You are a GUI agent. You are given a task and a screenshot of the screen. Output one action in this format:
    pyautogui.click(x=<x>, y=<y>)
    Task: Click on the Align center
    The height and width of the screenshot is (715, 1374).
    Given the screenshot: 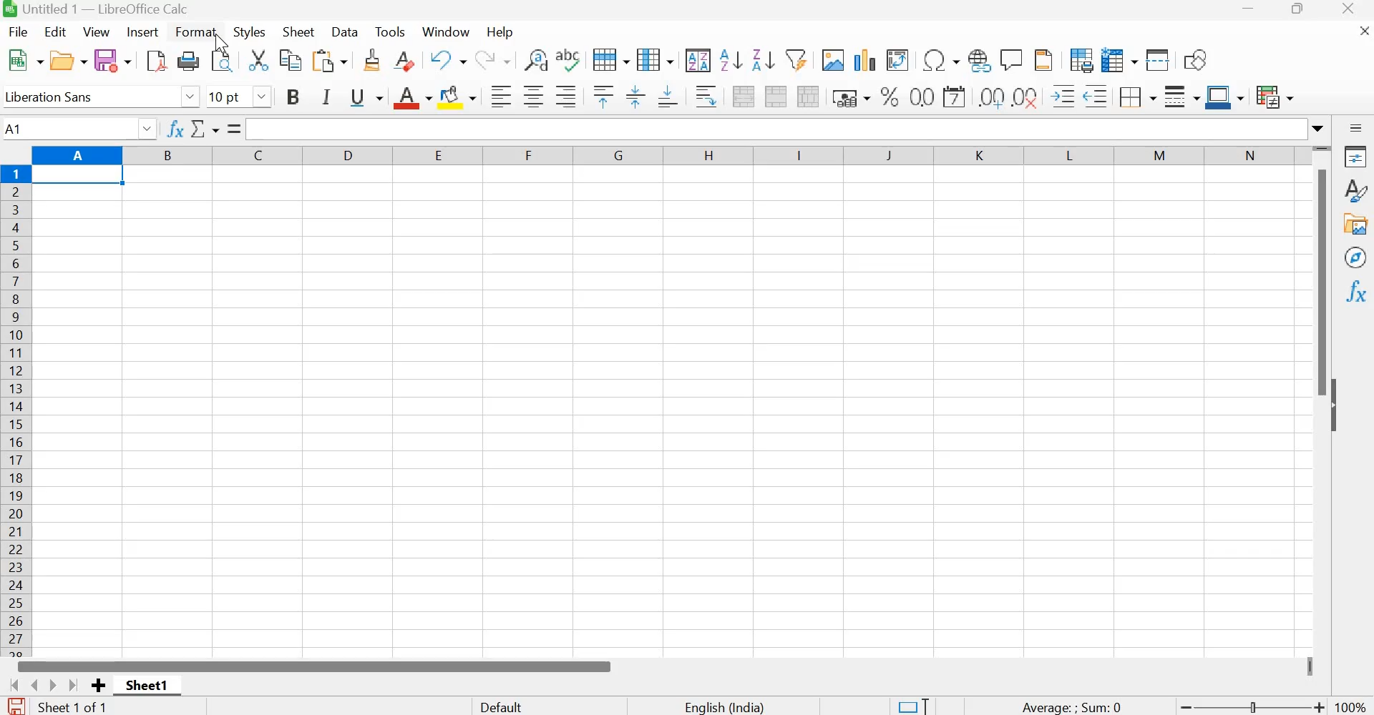 What is the action you would take?
    pyautogui.click(x=535, y=97)
    